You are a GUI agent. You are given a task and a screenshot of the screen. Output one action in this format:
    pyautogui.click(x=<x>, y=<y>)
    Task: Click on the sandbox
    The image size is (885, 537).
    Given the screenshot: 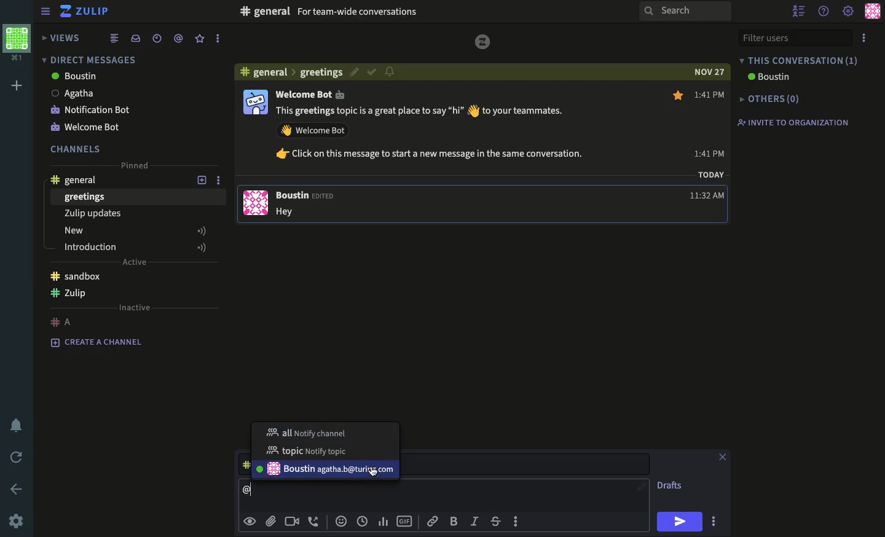 What is the action you would take?
    pyautogui.click(x=78, y=275)
    